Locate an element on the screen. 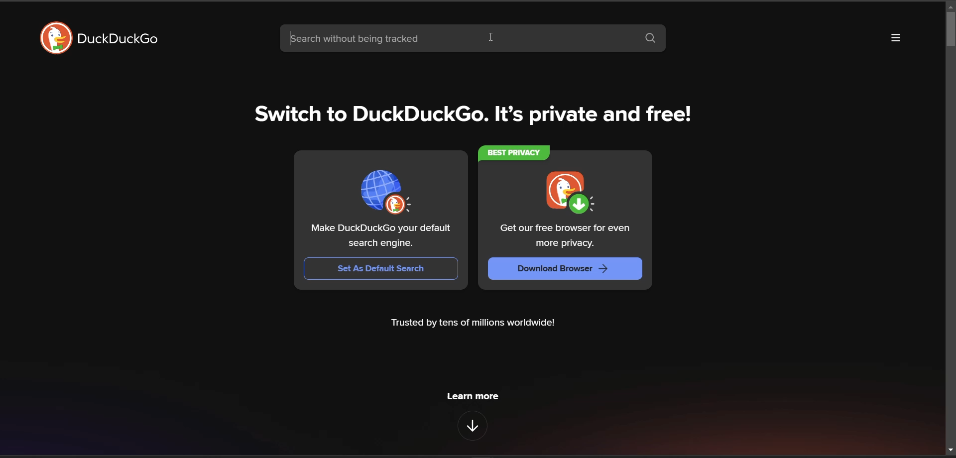 This screenshot has width=956, height=458. search button is located at coordinates (649, 38).